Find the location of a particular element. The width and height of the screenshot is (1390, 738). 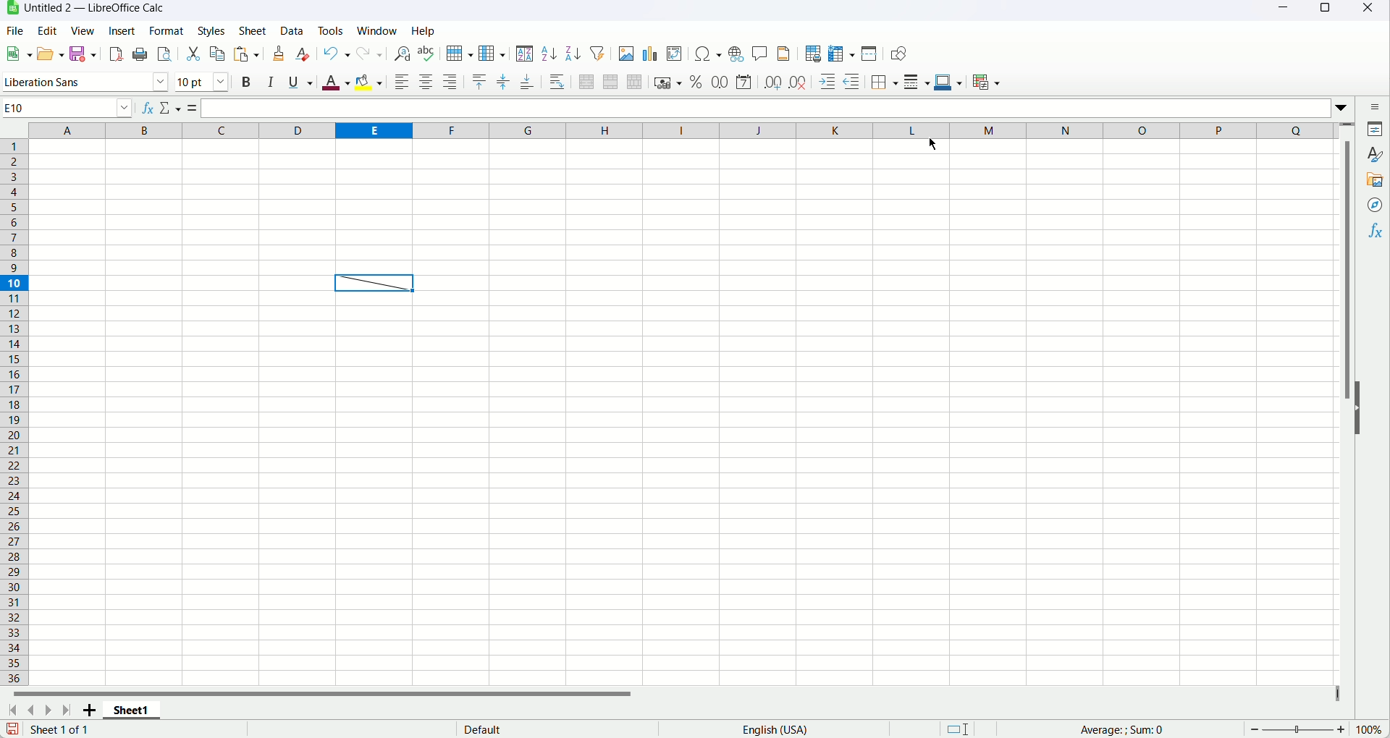

Hide is located at coordinates (1364, 407).